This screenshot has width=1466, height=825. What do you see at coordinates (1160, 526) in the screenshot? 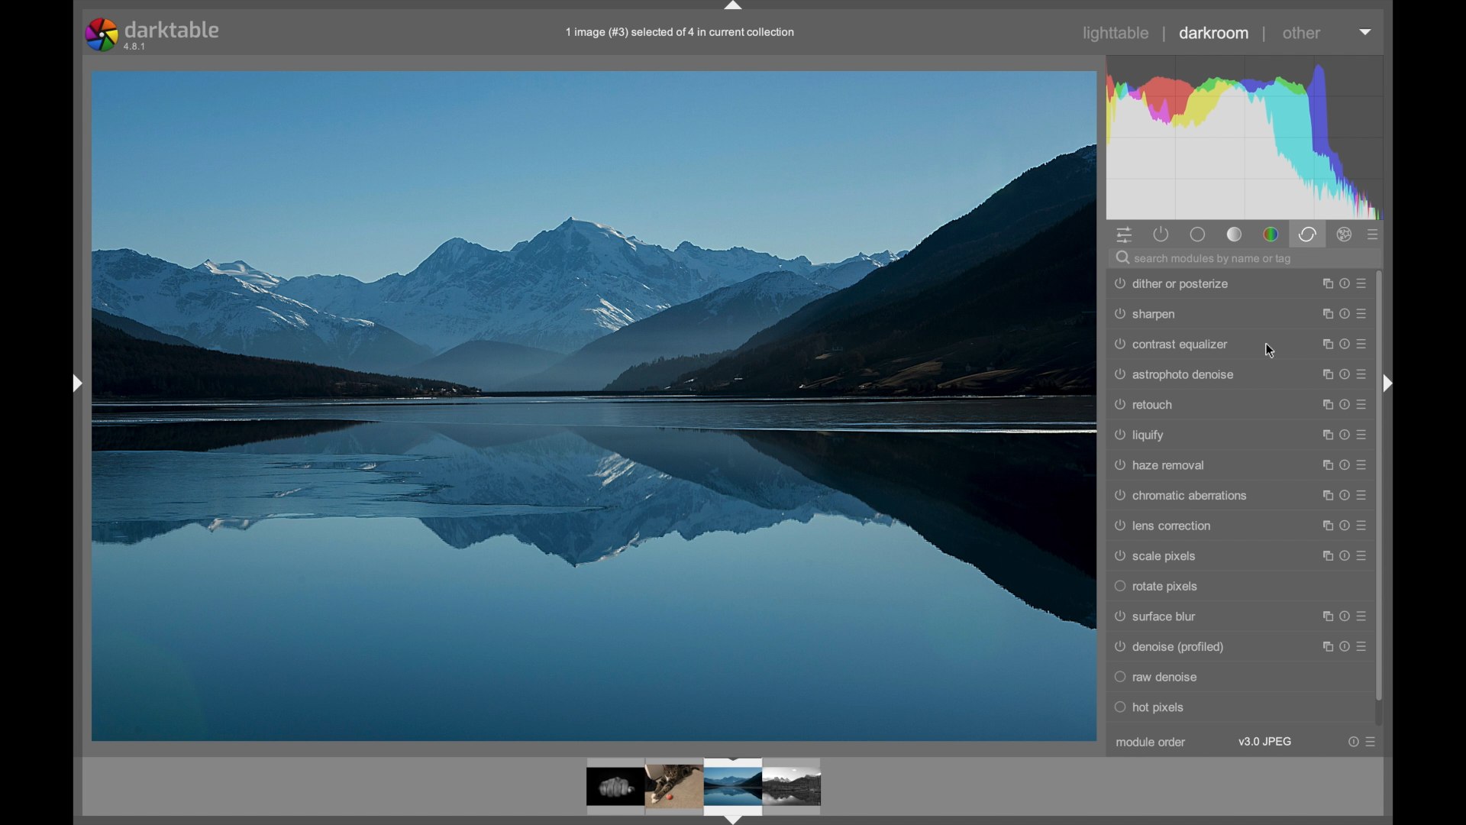
I see `lens correction` at bounding box center [1160, 526].